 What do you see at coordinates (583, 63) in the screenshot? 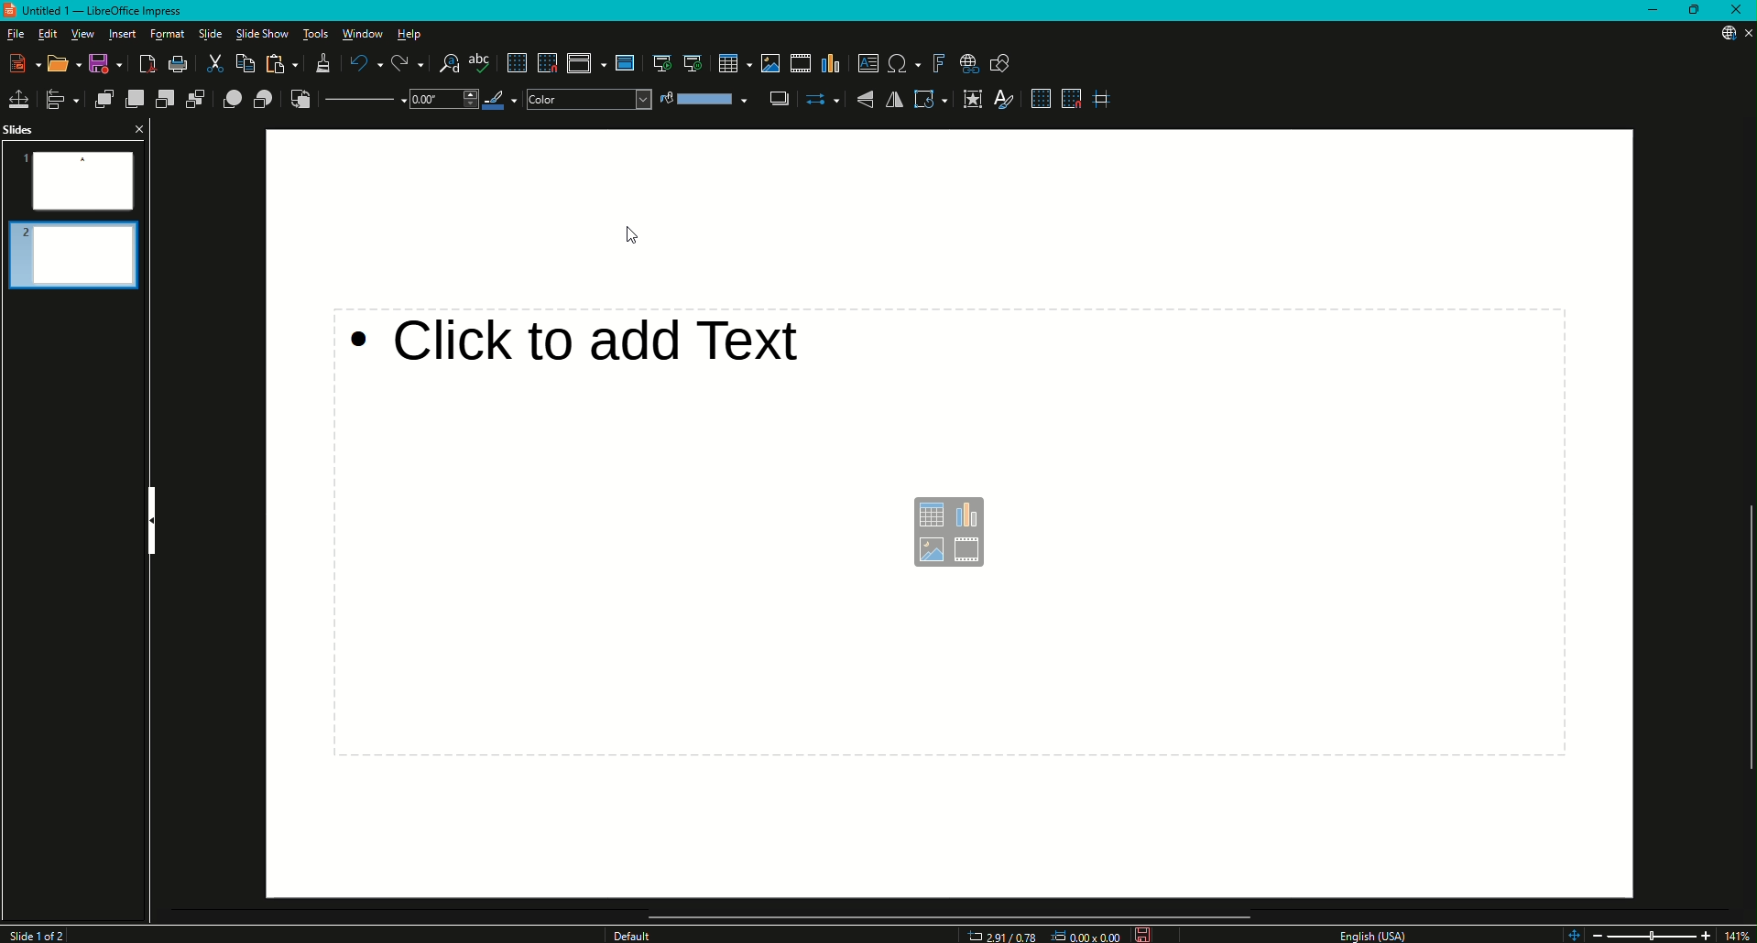
I see `Display views` at bounding box center [583, 63].